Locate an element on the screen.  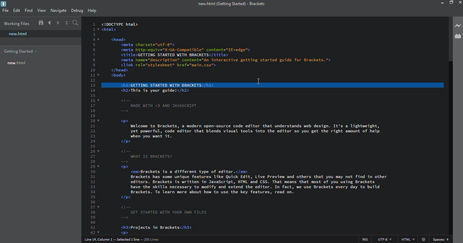
line number is located at coordinates (91, 128).